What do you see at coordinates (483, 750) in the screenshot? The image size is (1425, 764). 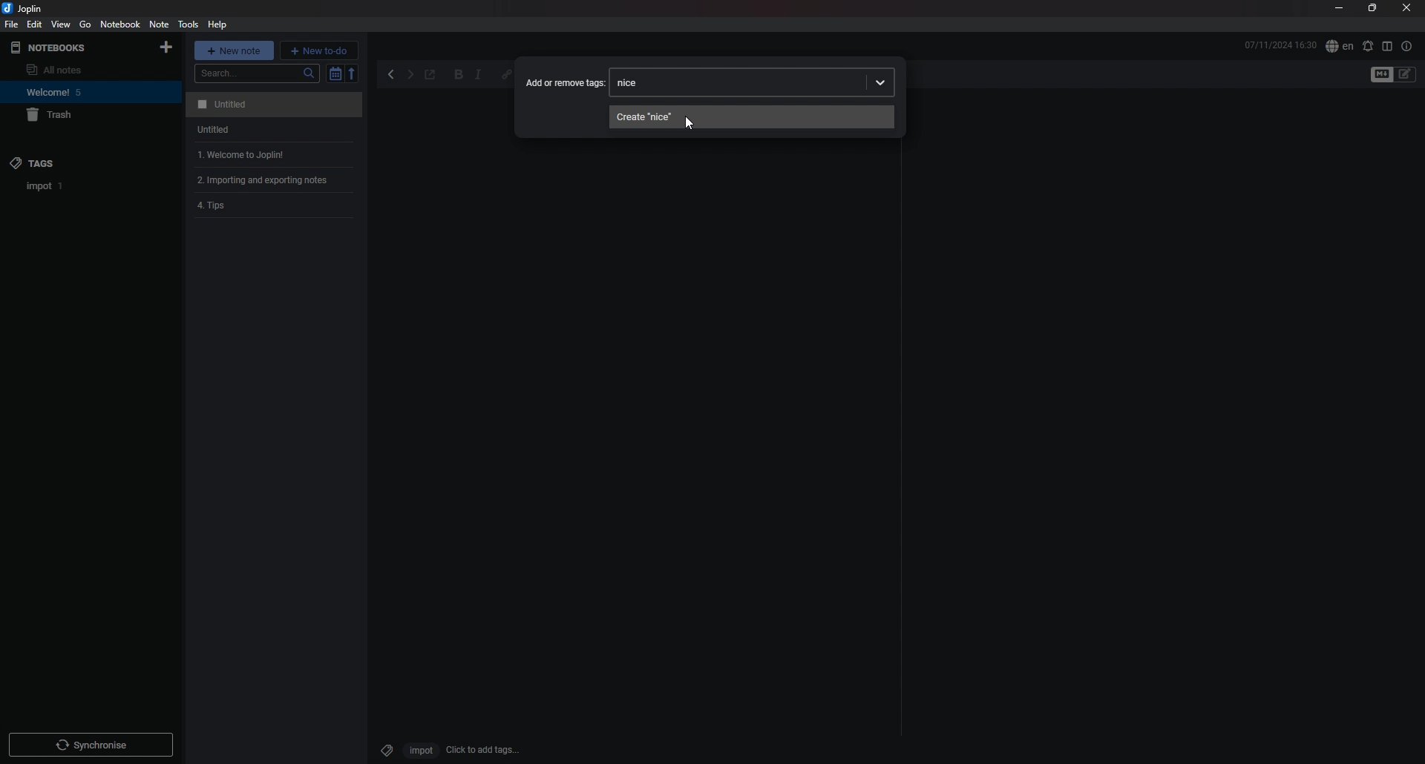 I see `add tags` at bounding box center [483, 750].